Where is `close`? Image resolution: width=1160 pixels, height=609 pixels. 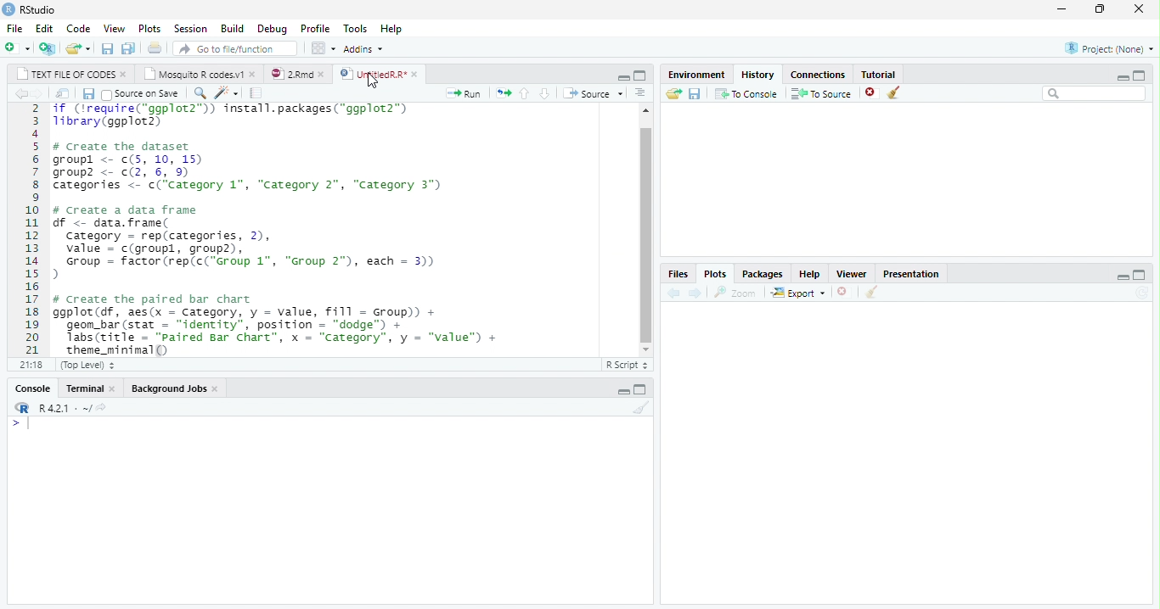 close is located at coordinates (1137, 9).